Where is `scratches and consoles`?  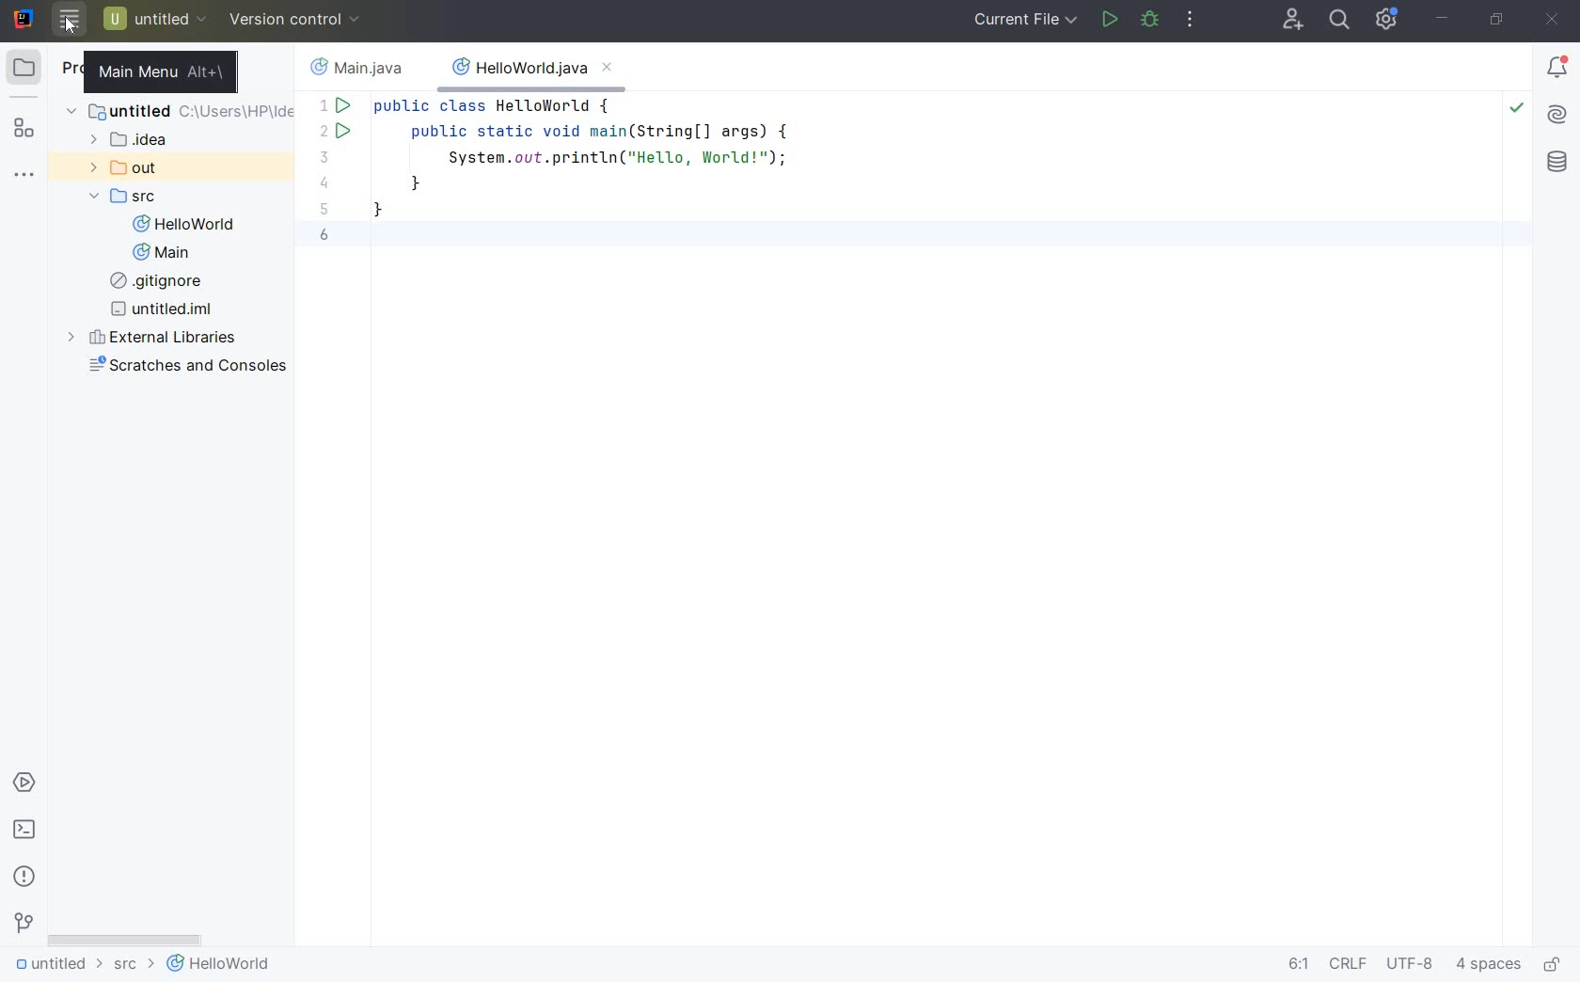
scratches and consoles is located at coordinates (183, 369).